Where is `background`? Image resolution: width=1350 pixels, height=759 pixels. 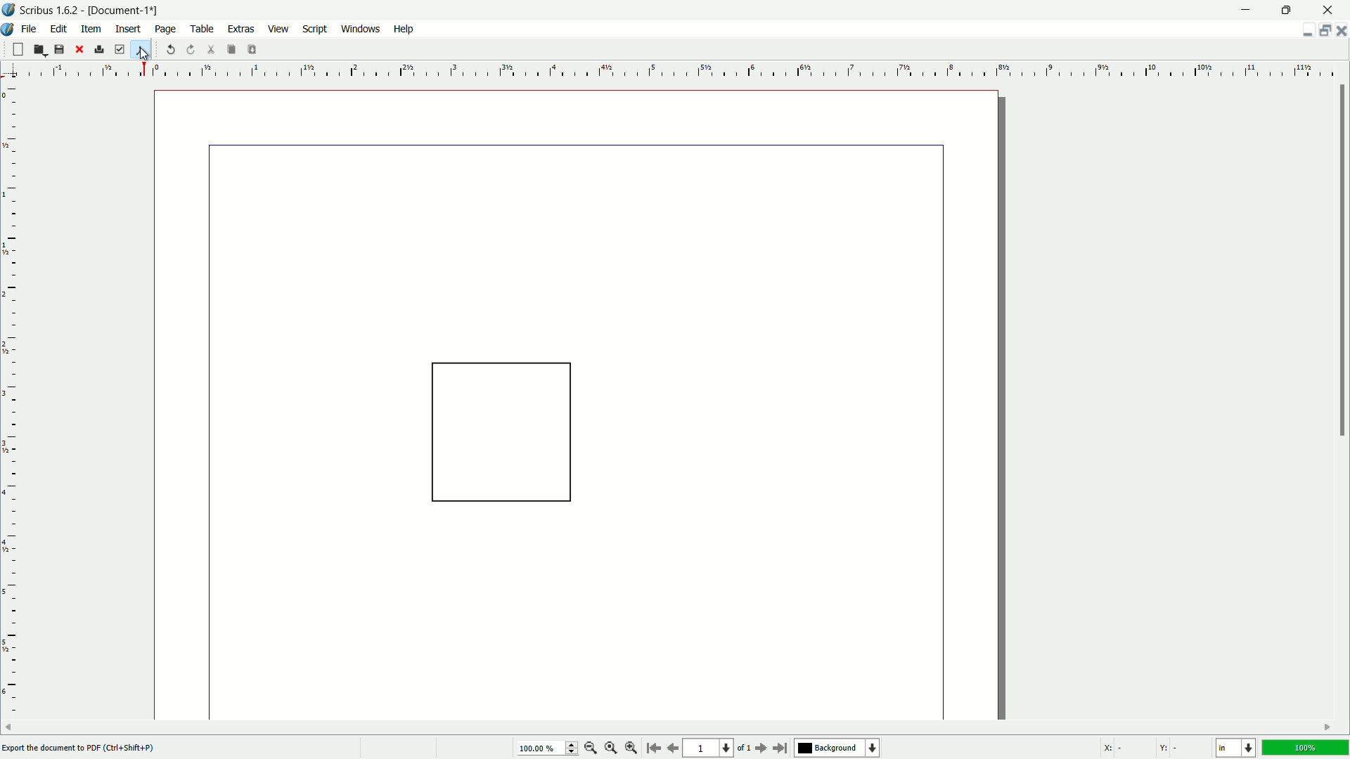 background is located at coordinates (837, 747).